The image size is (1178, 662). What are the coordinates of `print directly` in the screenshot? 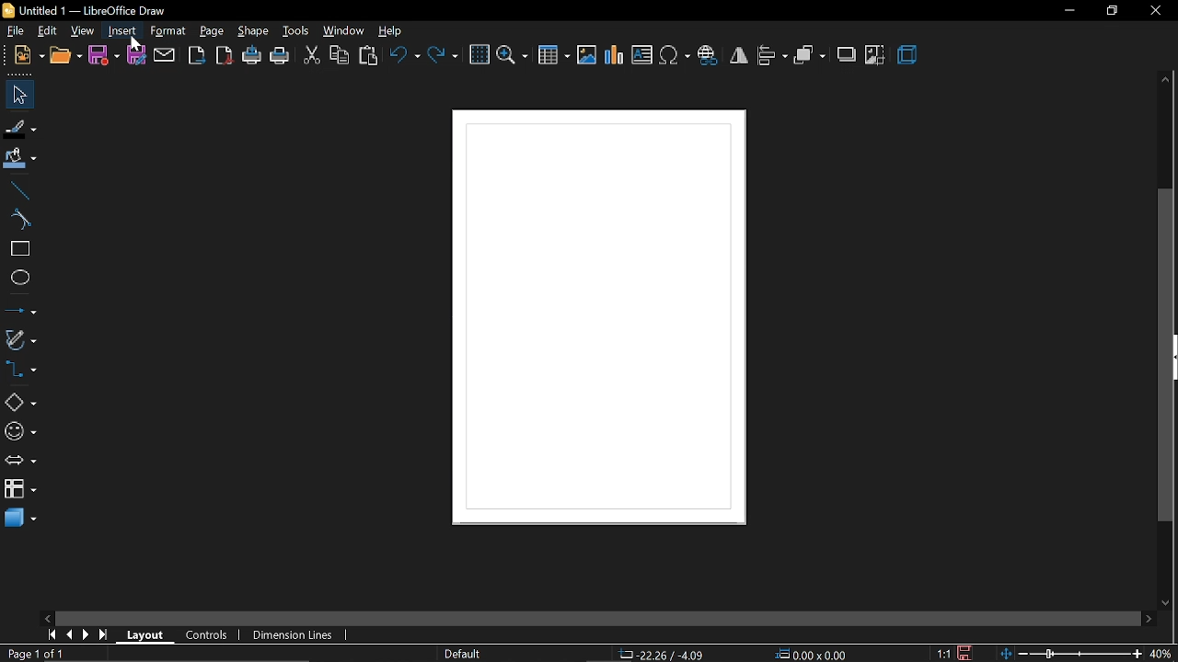 It's located at (250, 56).